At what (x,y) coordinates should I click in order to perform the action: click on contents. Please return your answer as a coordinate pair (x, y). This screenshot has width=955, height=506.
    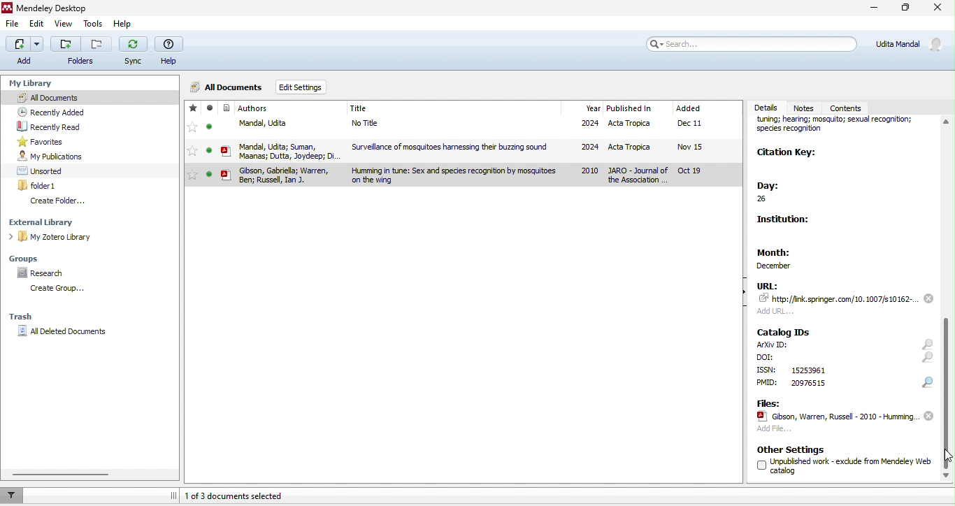
    Looking at the image, I should click on (852, 106).